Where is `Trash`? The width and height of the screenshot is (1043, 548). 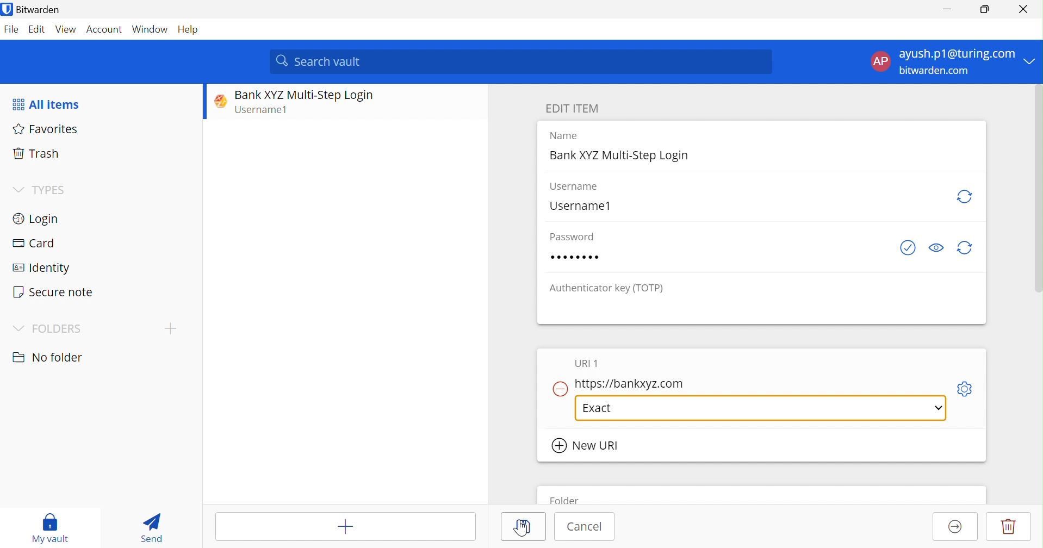
Trash is located at coordinates (35, 152).